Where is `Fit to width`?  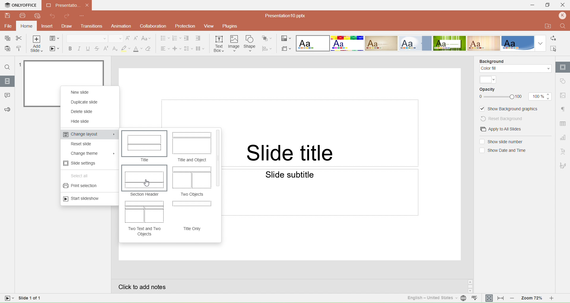 Fit to width is located at coordinates (501, 298).